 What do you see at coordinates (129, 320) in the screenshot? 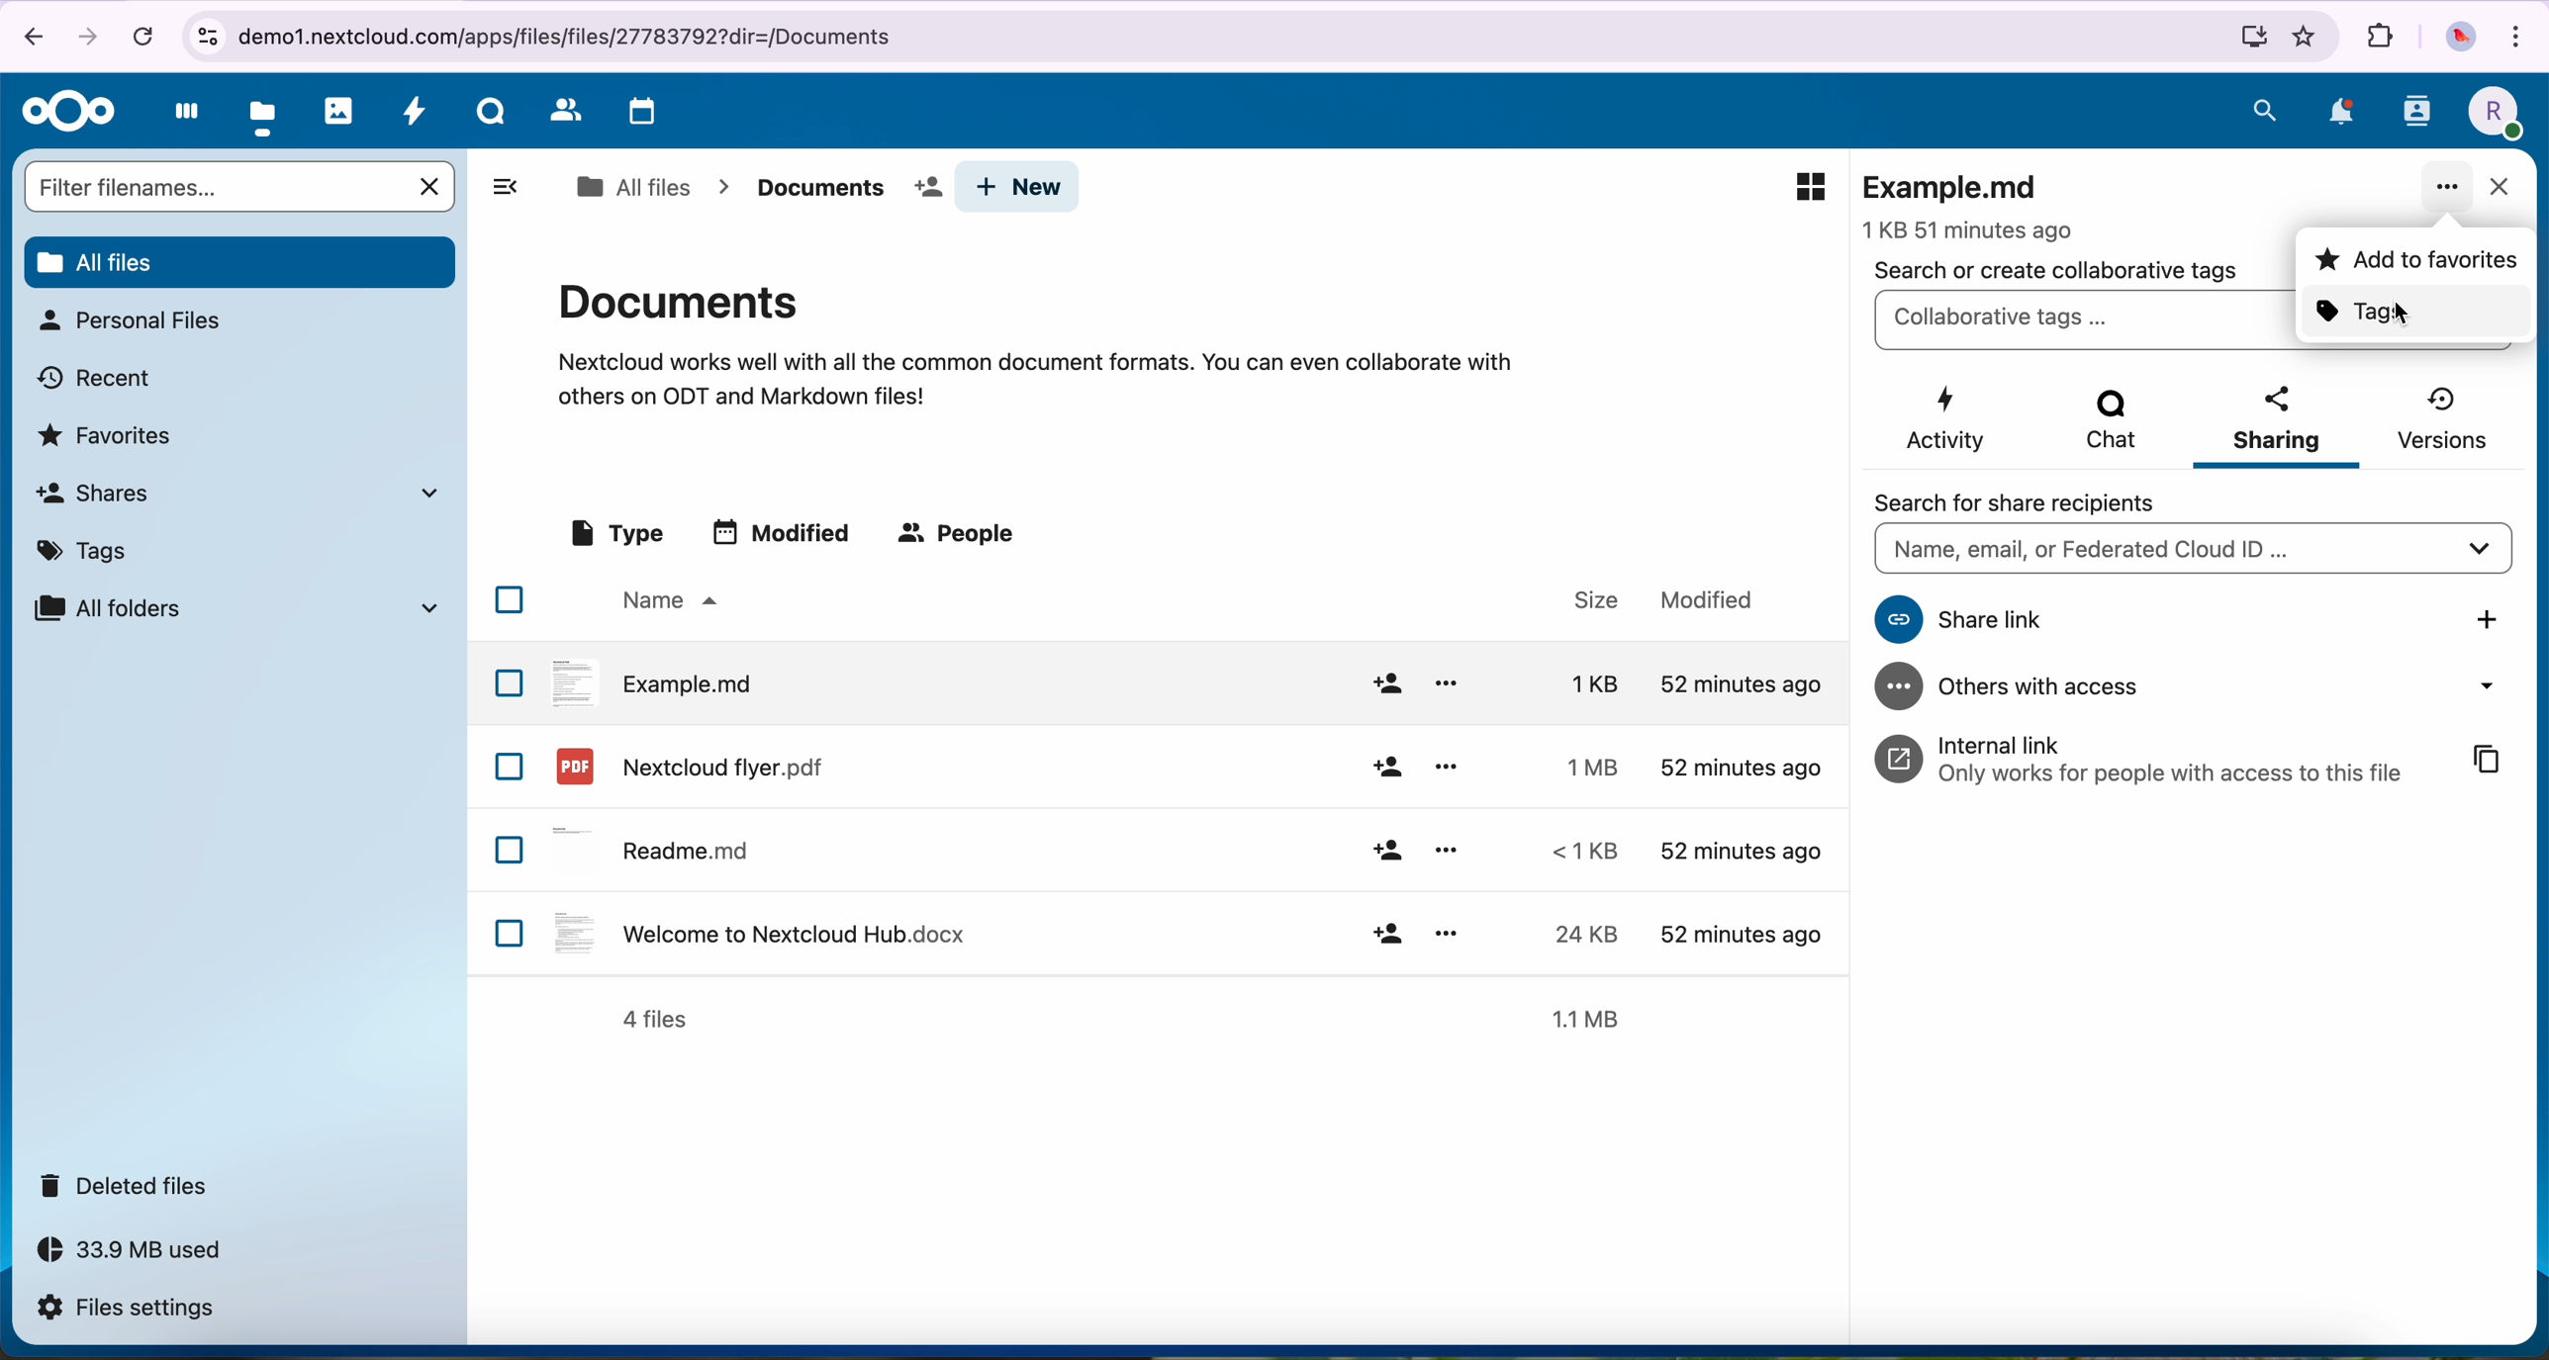
I see `personal files` at bounding box center [129, 320].